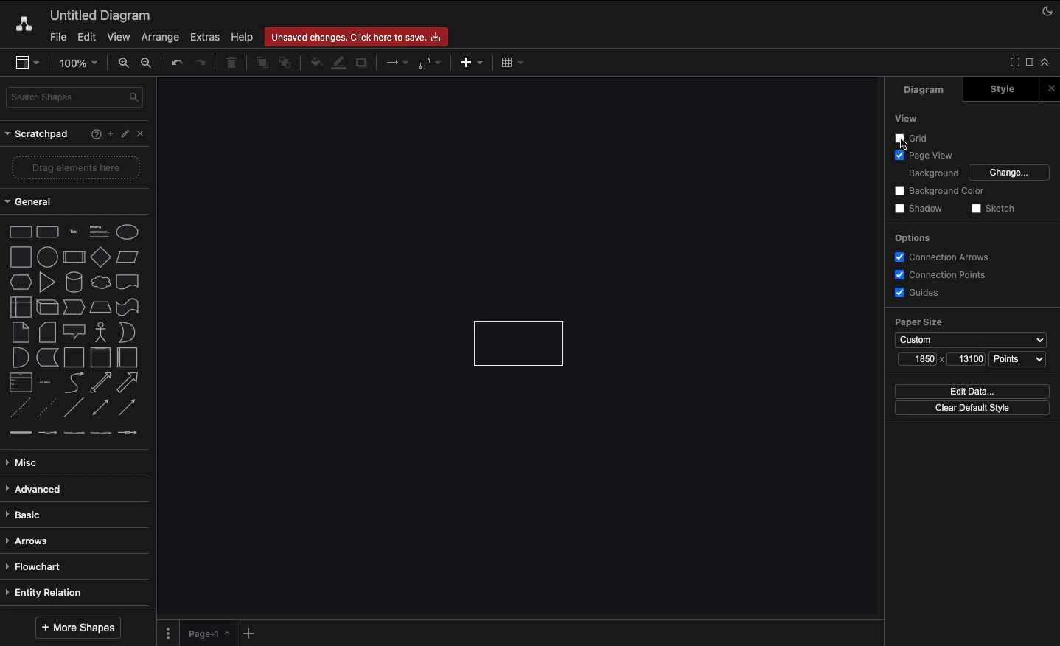 The width and height of the screenshot is (1060, 646). I want to click on Pages, so click(167, 633).